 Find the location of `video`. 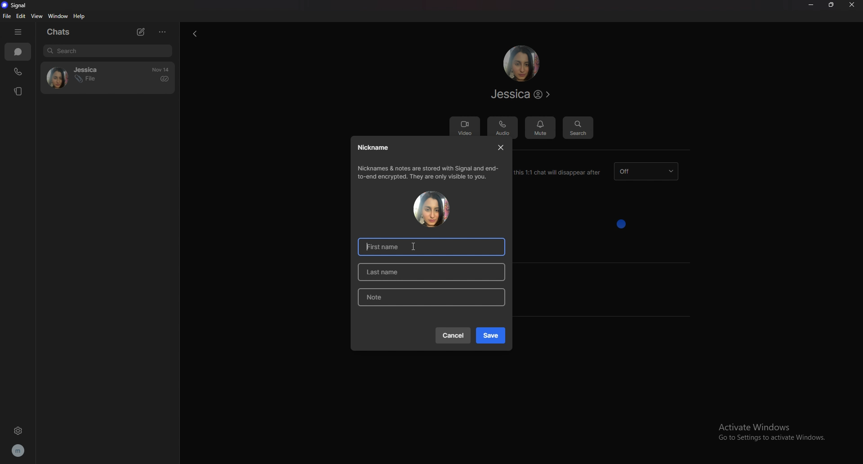

video is located at coordinates (464, 128).